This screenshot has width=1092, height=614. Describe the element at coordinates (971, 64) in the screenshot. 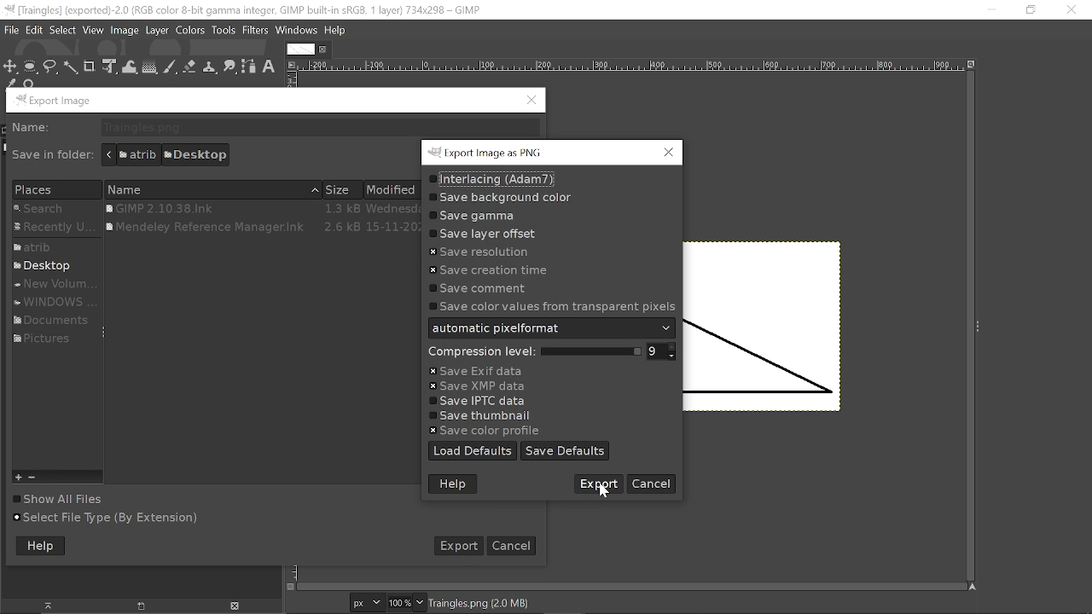

I see `Zoom image when window size changes` at that location.